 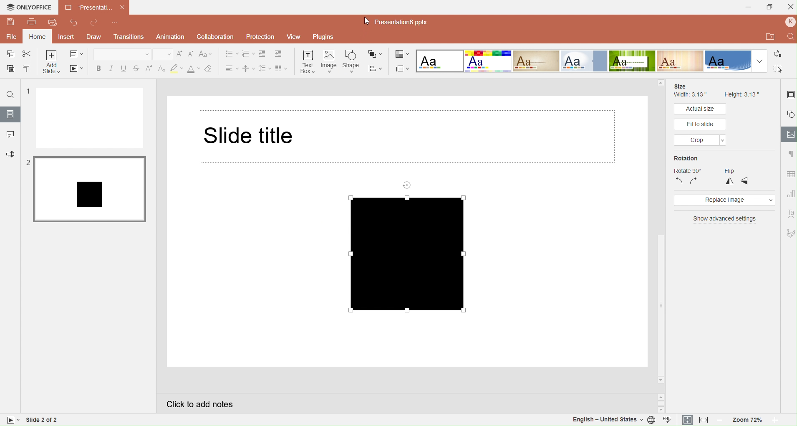 What do you see at coordinates (122, 53) in the screenshot?
I see `Font` at bounding box center [122, 53].